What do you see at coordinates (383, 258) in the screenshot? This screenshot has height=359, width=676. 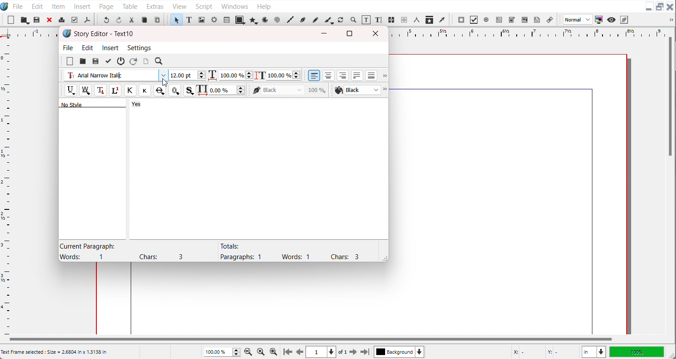 I see `Window adjuster` at bounding box center [383, 258].